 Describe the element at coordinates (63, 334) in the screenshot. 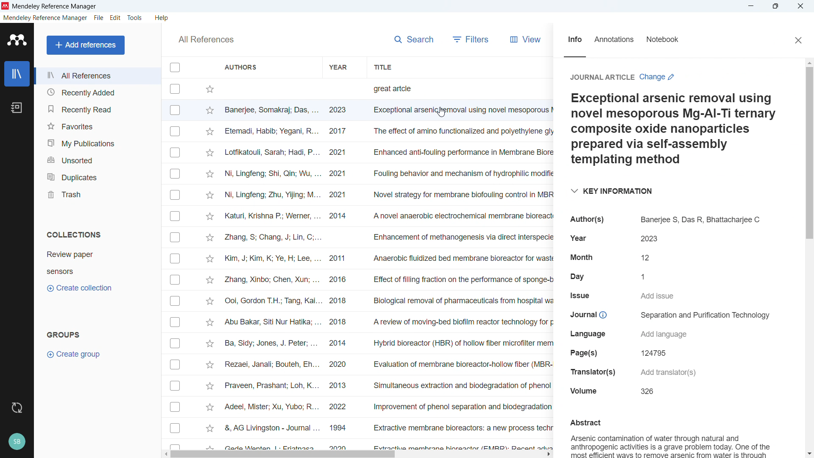

I see `Groups ` at that location.